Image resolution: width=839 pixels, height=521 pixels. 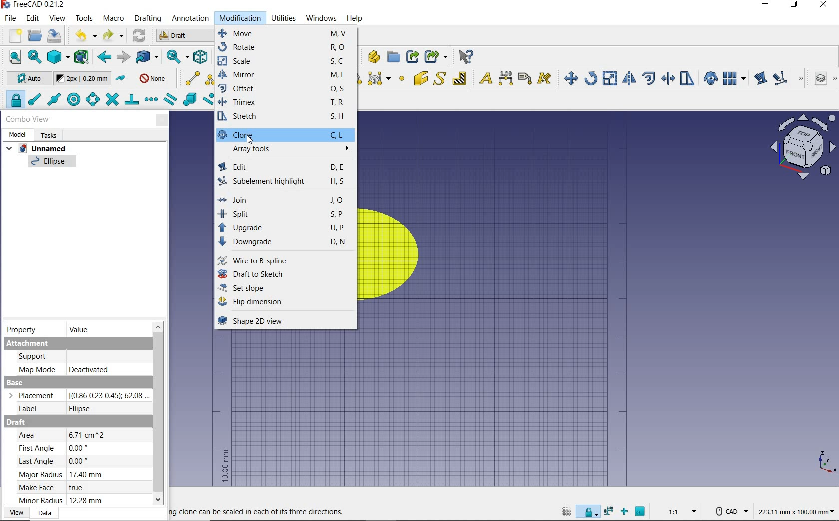 I want to click on tasks, so click(x=51, y=136).